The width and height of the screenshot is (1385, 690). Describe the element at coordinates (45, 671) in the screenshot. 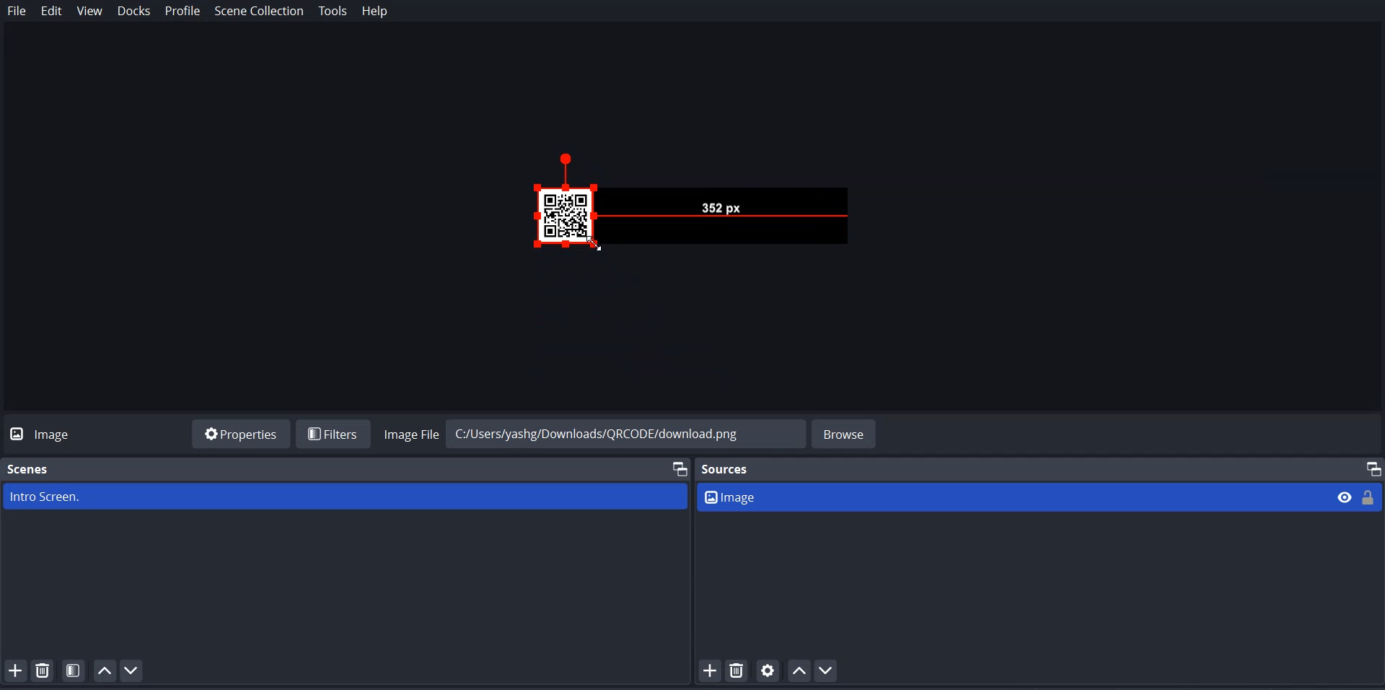

I see `Remove Selected Scene` at that location.